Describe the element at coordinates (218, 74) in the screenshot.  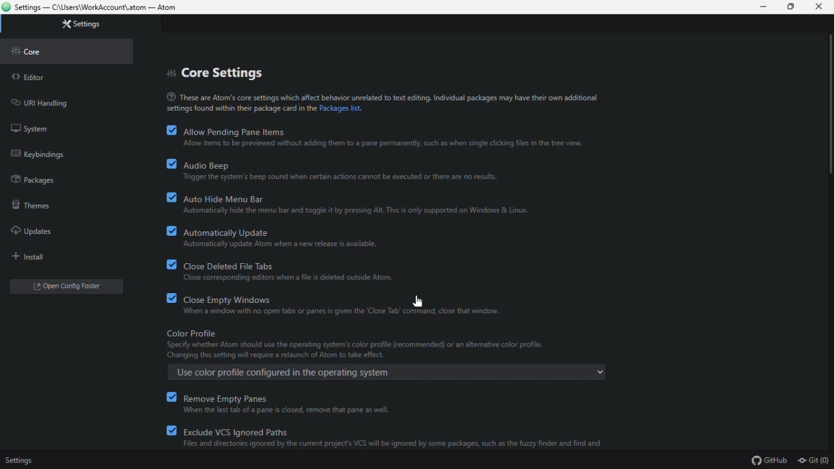
I see `core settings` at that location.